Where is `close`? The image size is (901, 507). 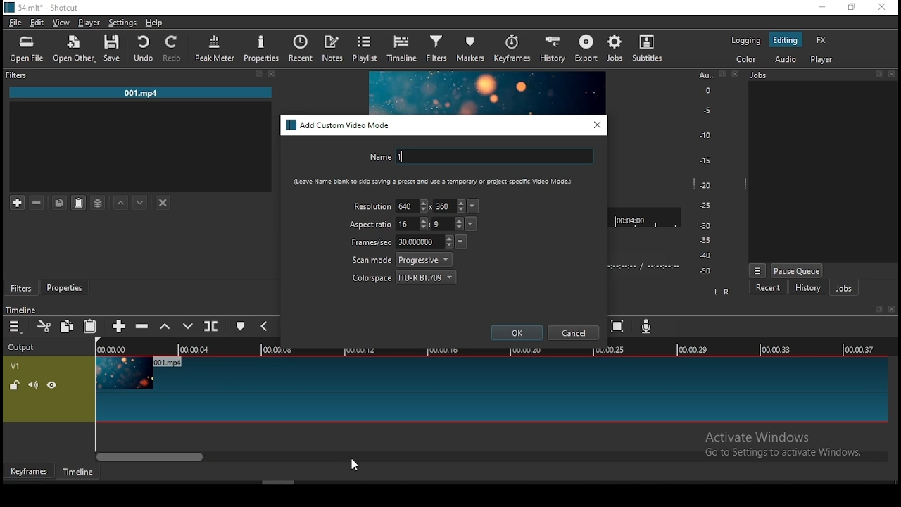 close is located at coordinates (737, 74).